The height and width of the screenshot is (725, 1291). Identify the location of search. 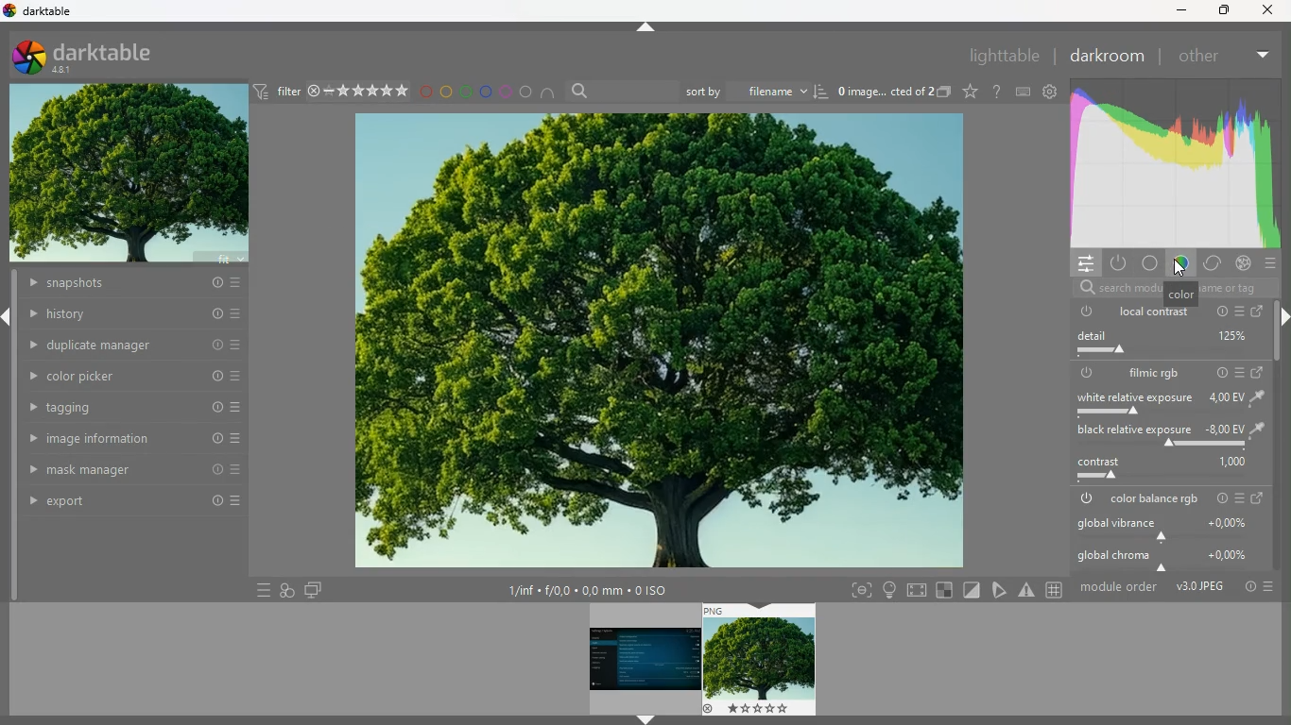
(621, 92).